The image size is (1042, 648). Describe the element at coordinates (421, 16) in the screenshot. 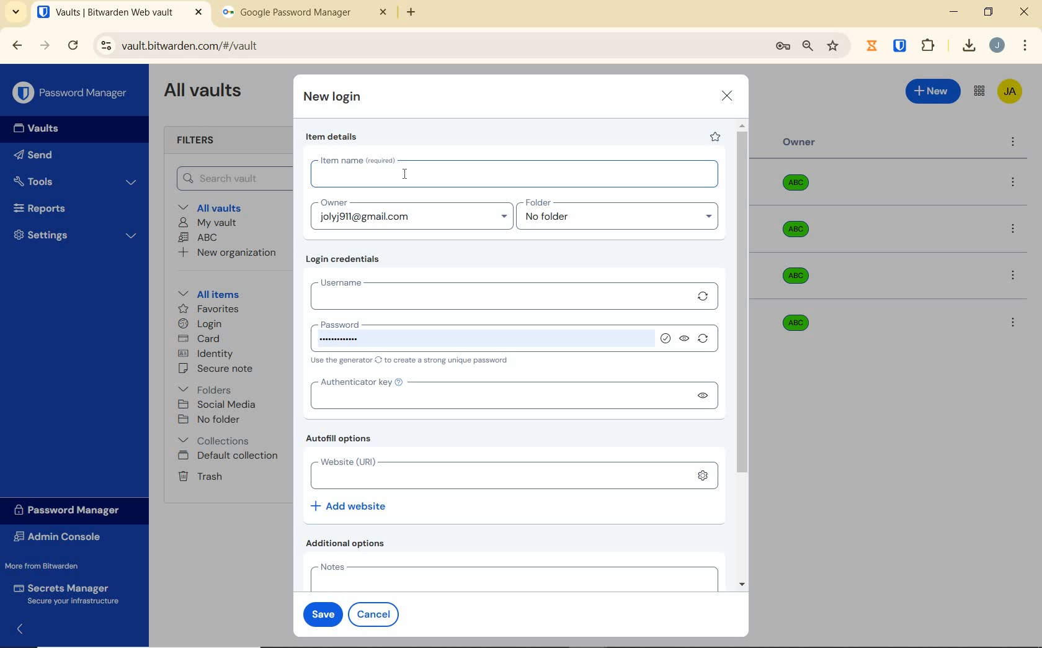

I see `add new tab` at that location.